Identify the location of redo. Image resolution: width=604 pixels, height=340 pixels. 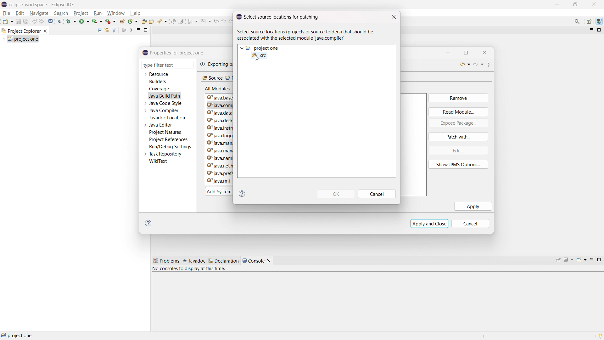
(42, 21).